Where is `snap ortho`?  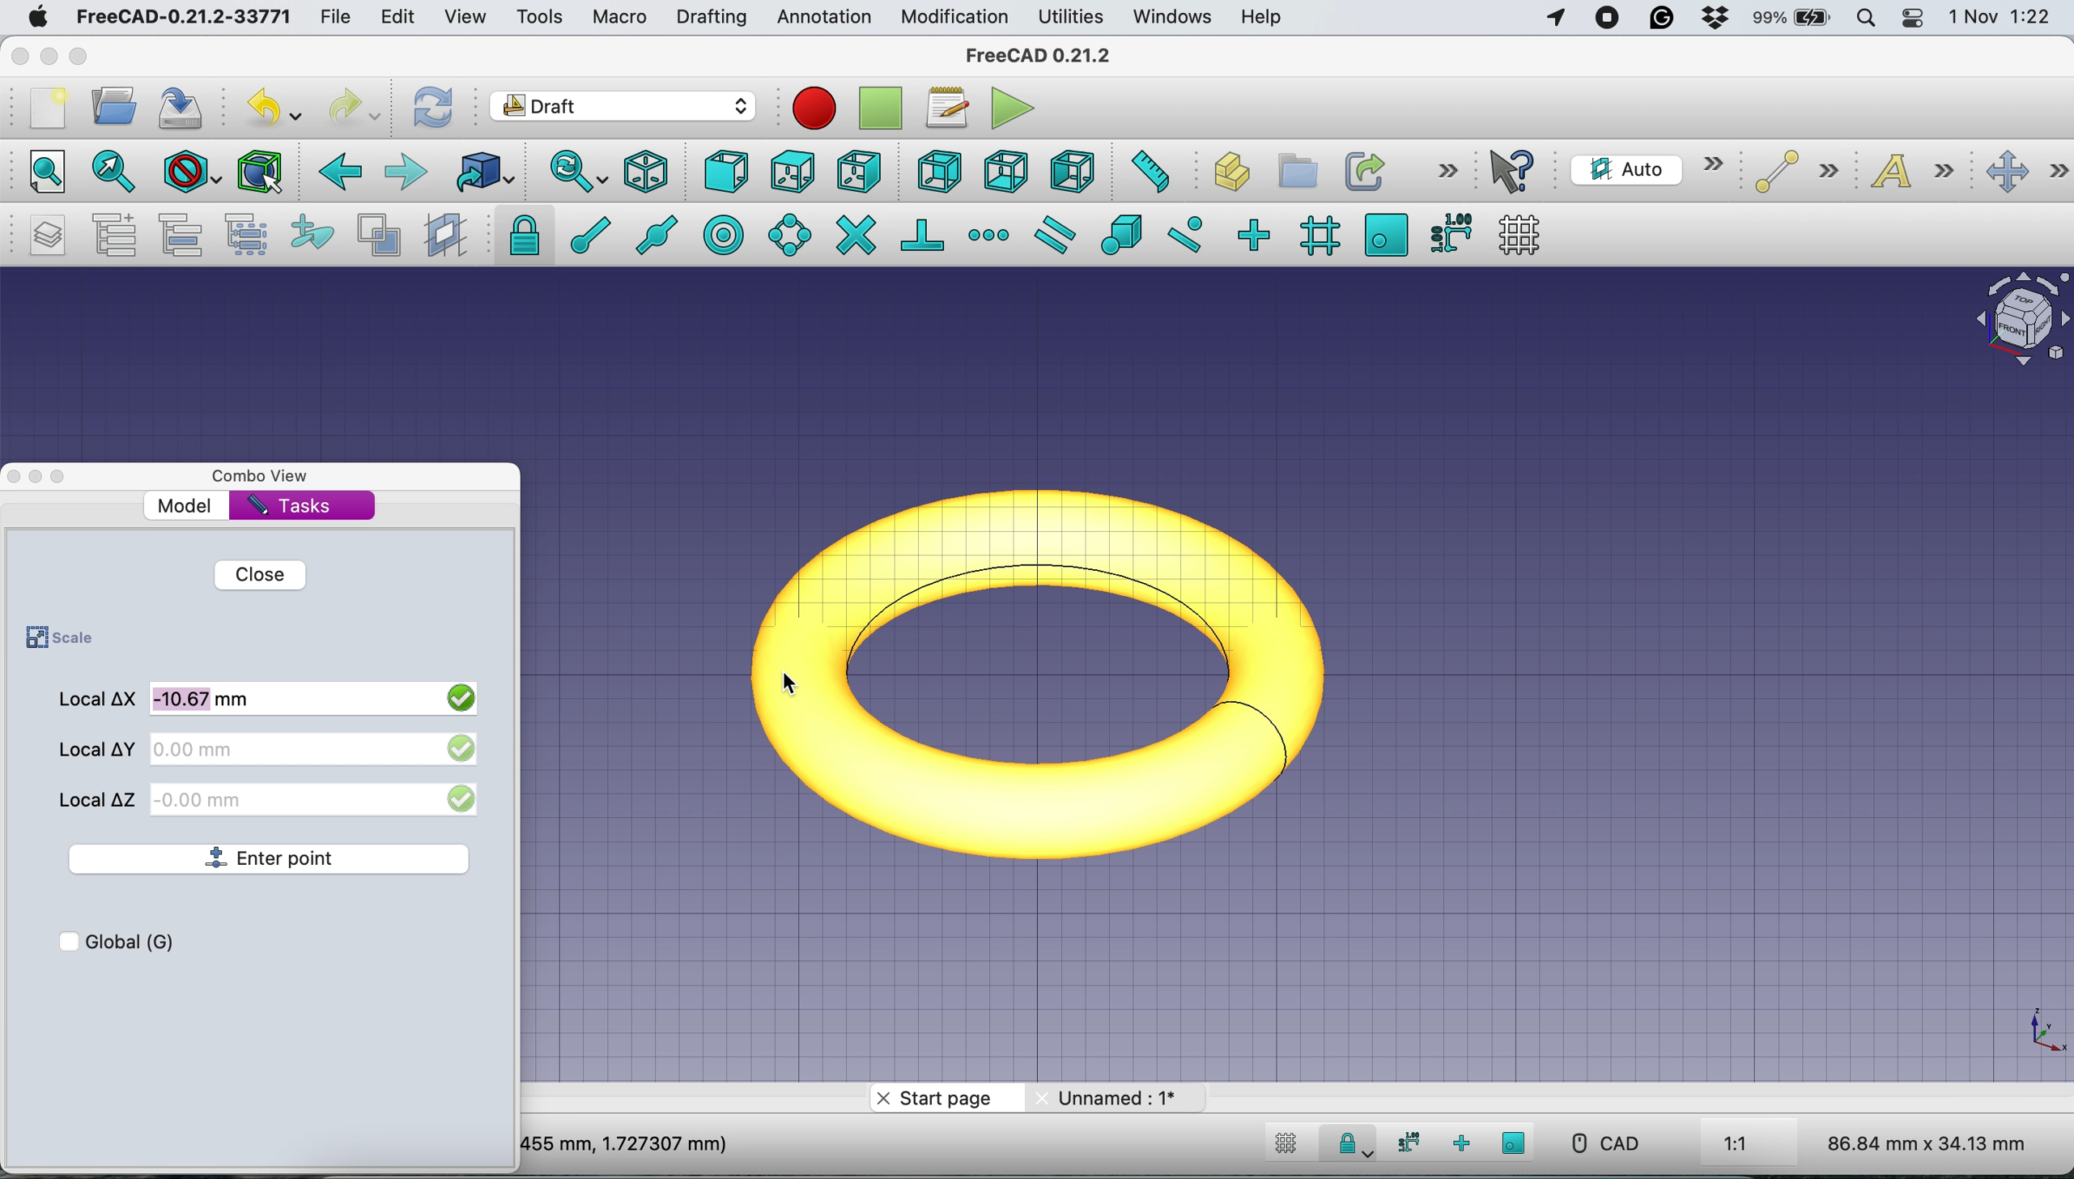
snap ortho is located at coordinates (1459, 1143).